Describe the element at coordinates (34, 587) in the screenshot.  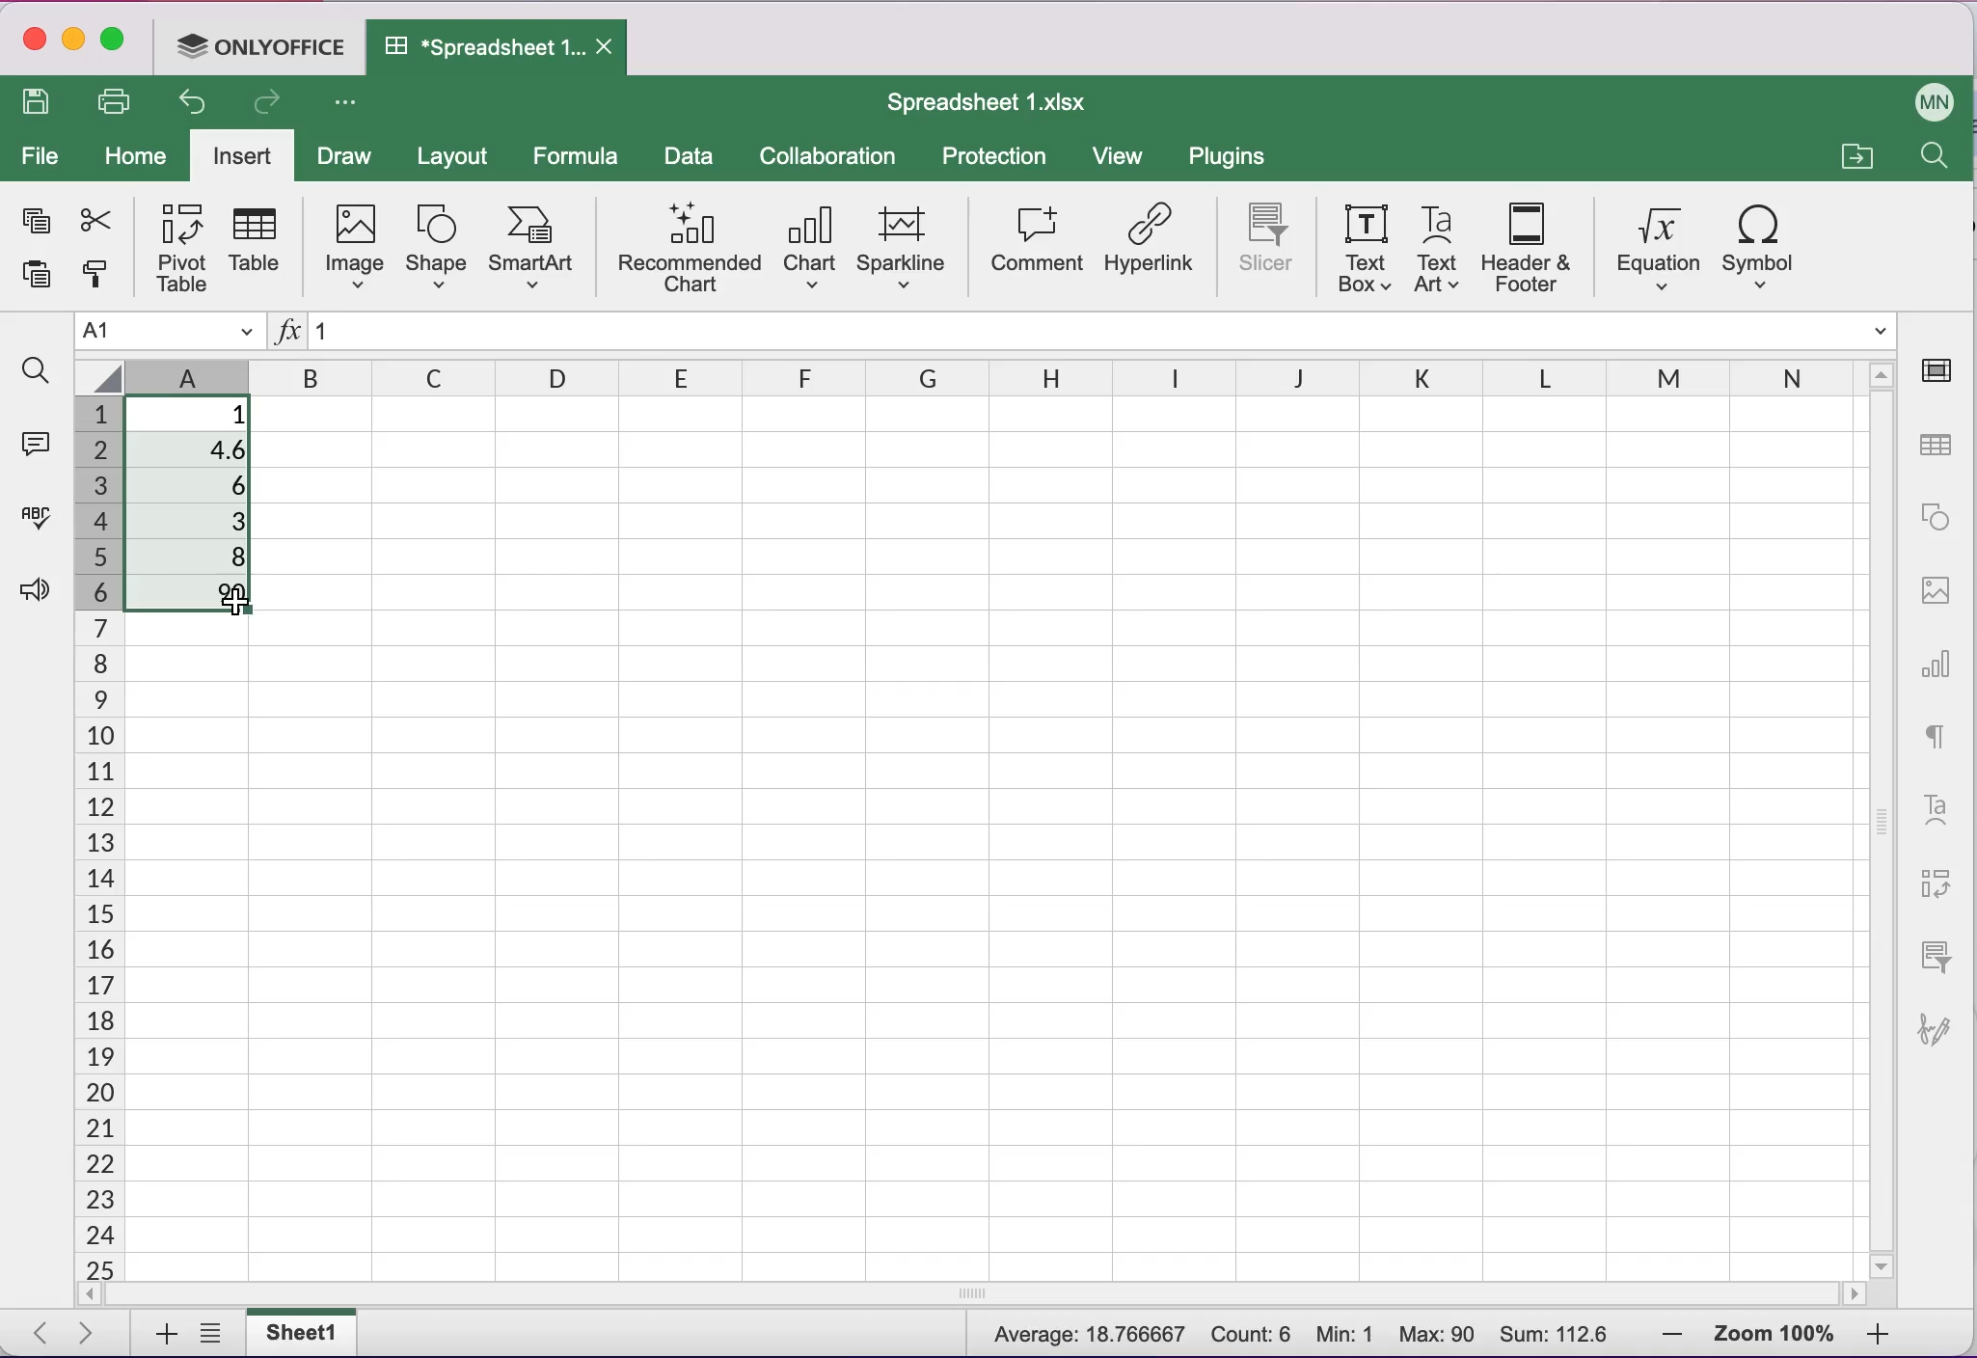
I see `feedback and support` at that location.